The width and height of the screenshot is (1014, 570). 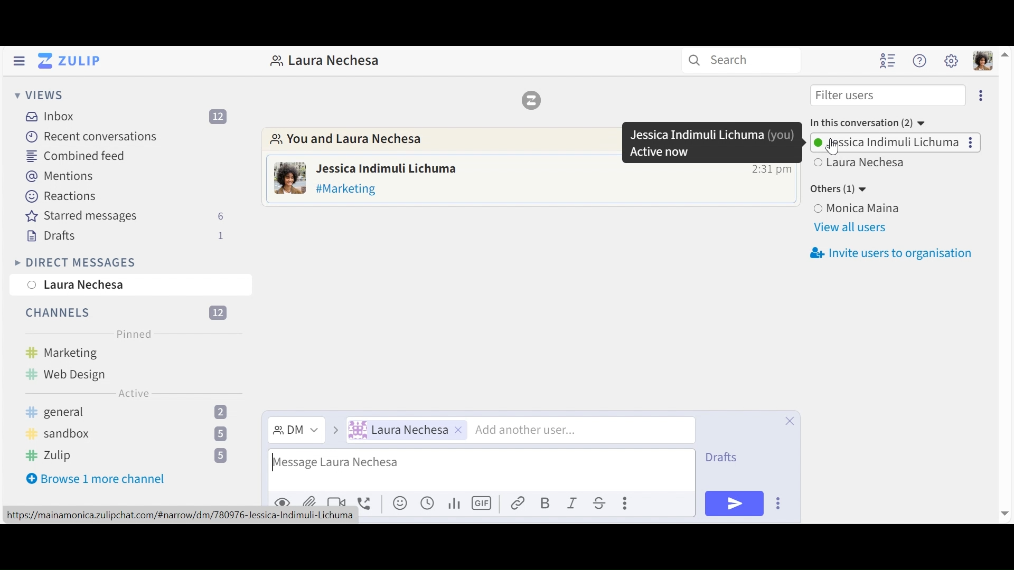 I want to click on cursor, so click(x=833, y=147).